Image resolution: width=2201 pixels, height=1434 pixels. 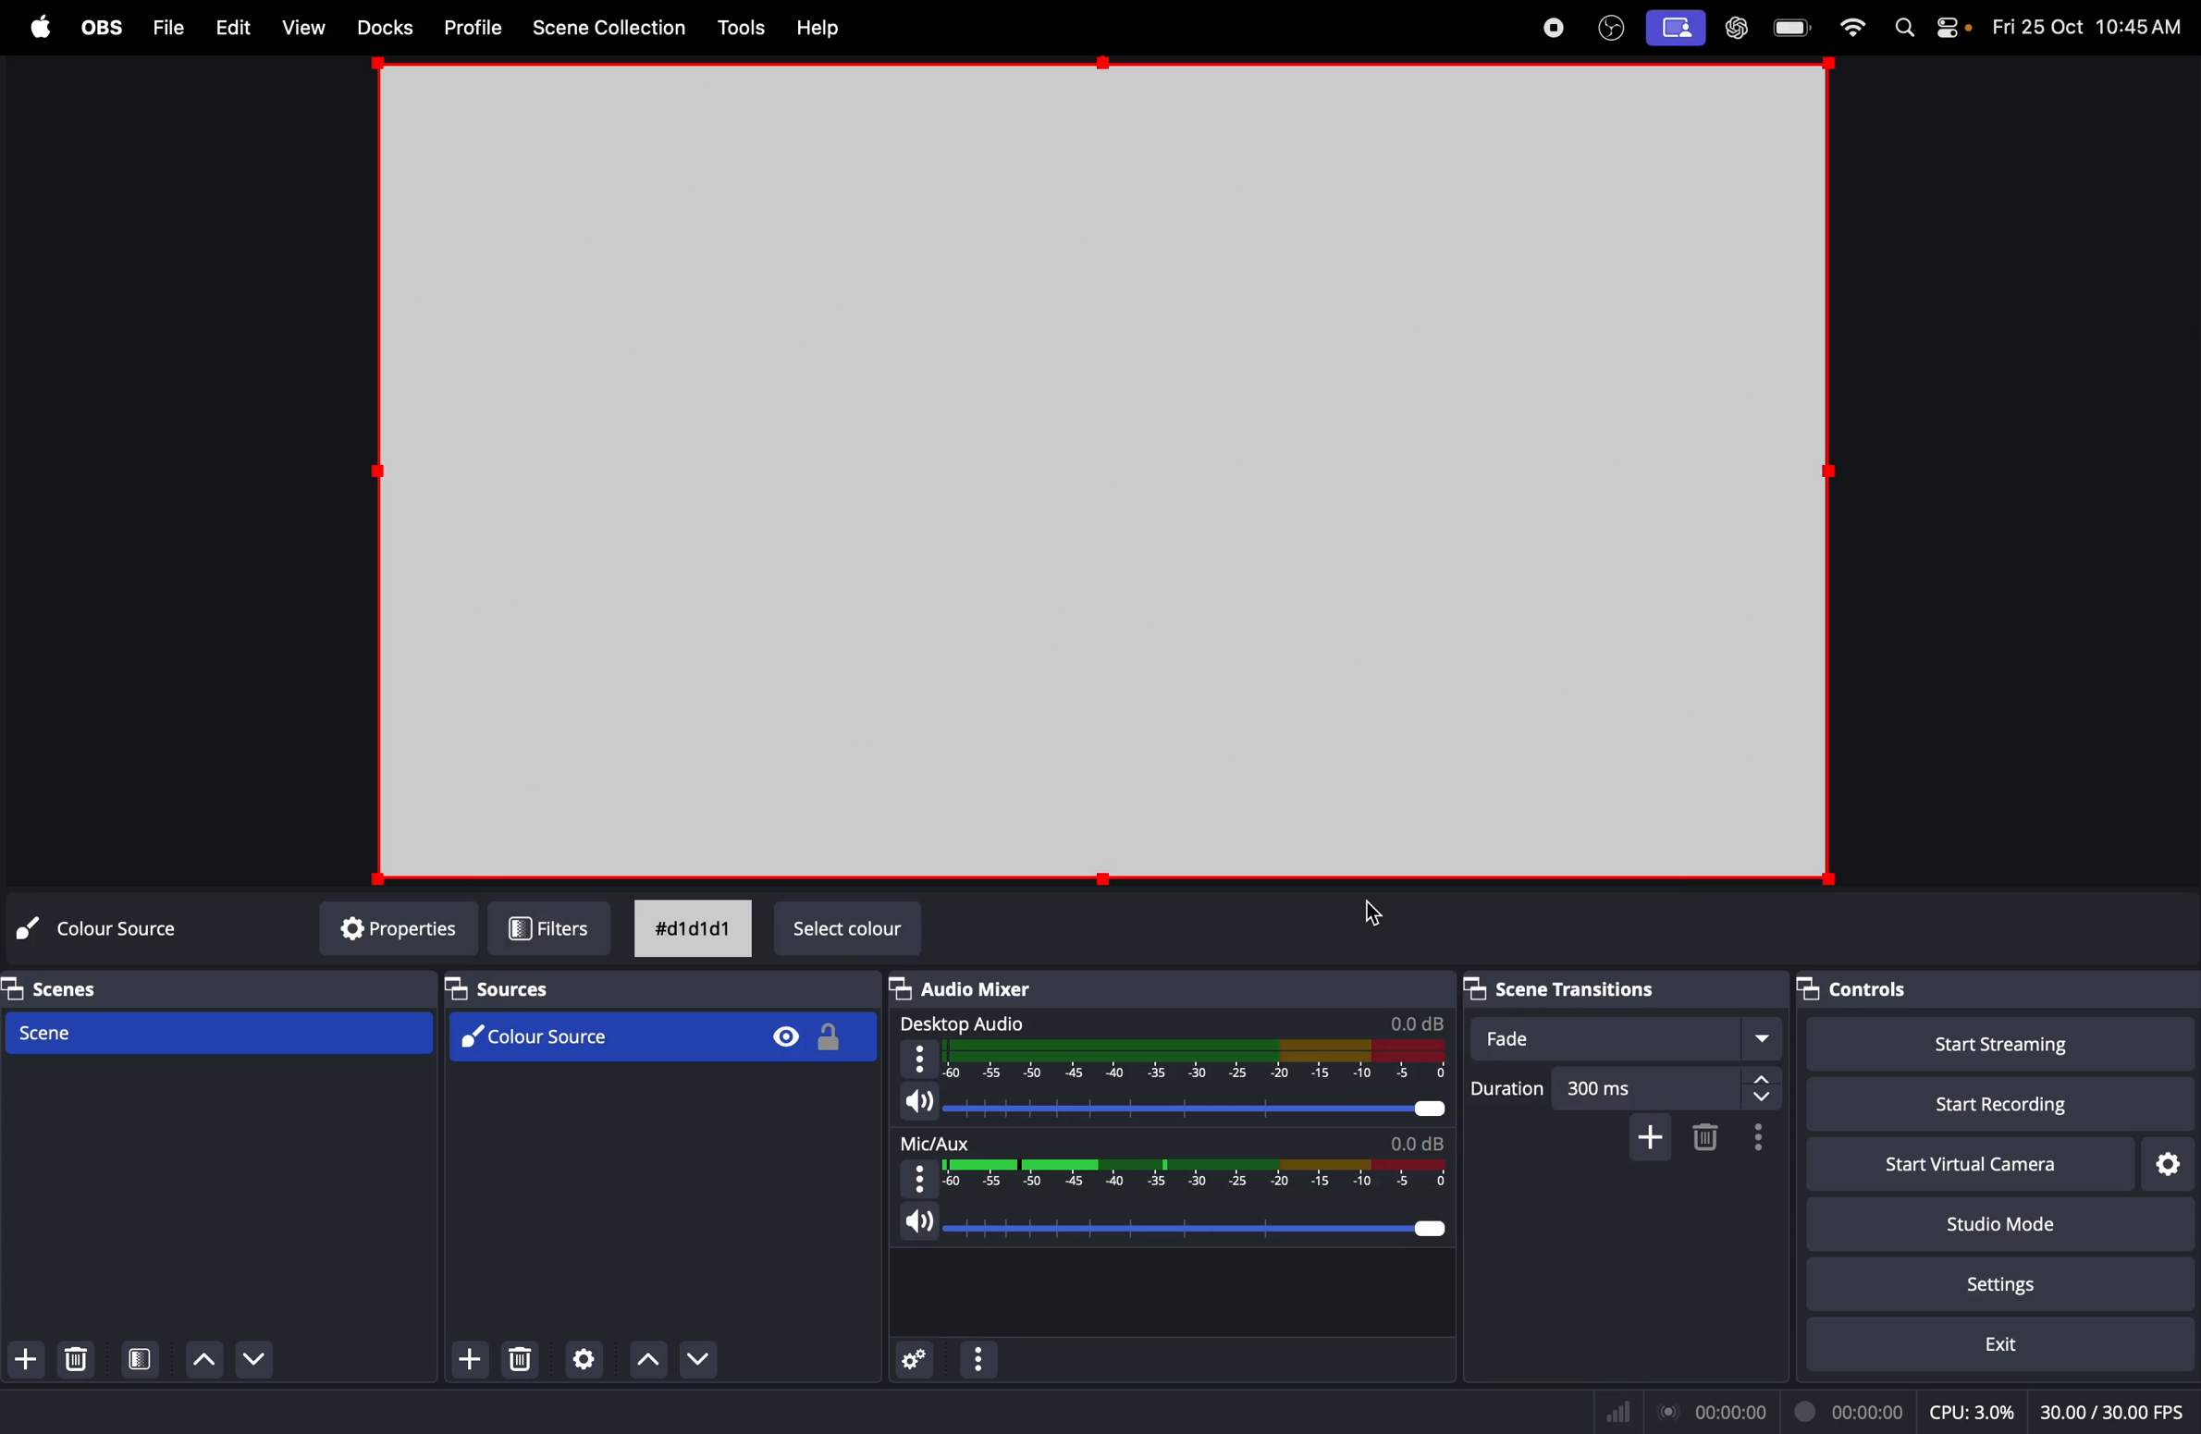 What do you see at coordinates (2020, 1281) in the screenshot?
I see `setting` at bounding box center [2020, 1281].